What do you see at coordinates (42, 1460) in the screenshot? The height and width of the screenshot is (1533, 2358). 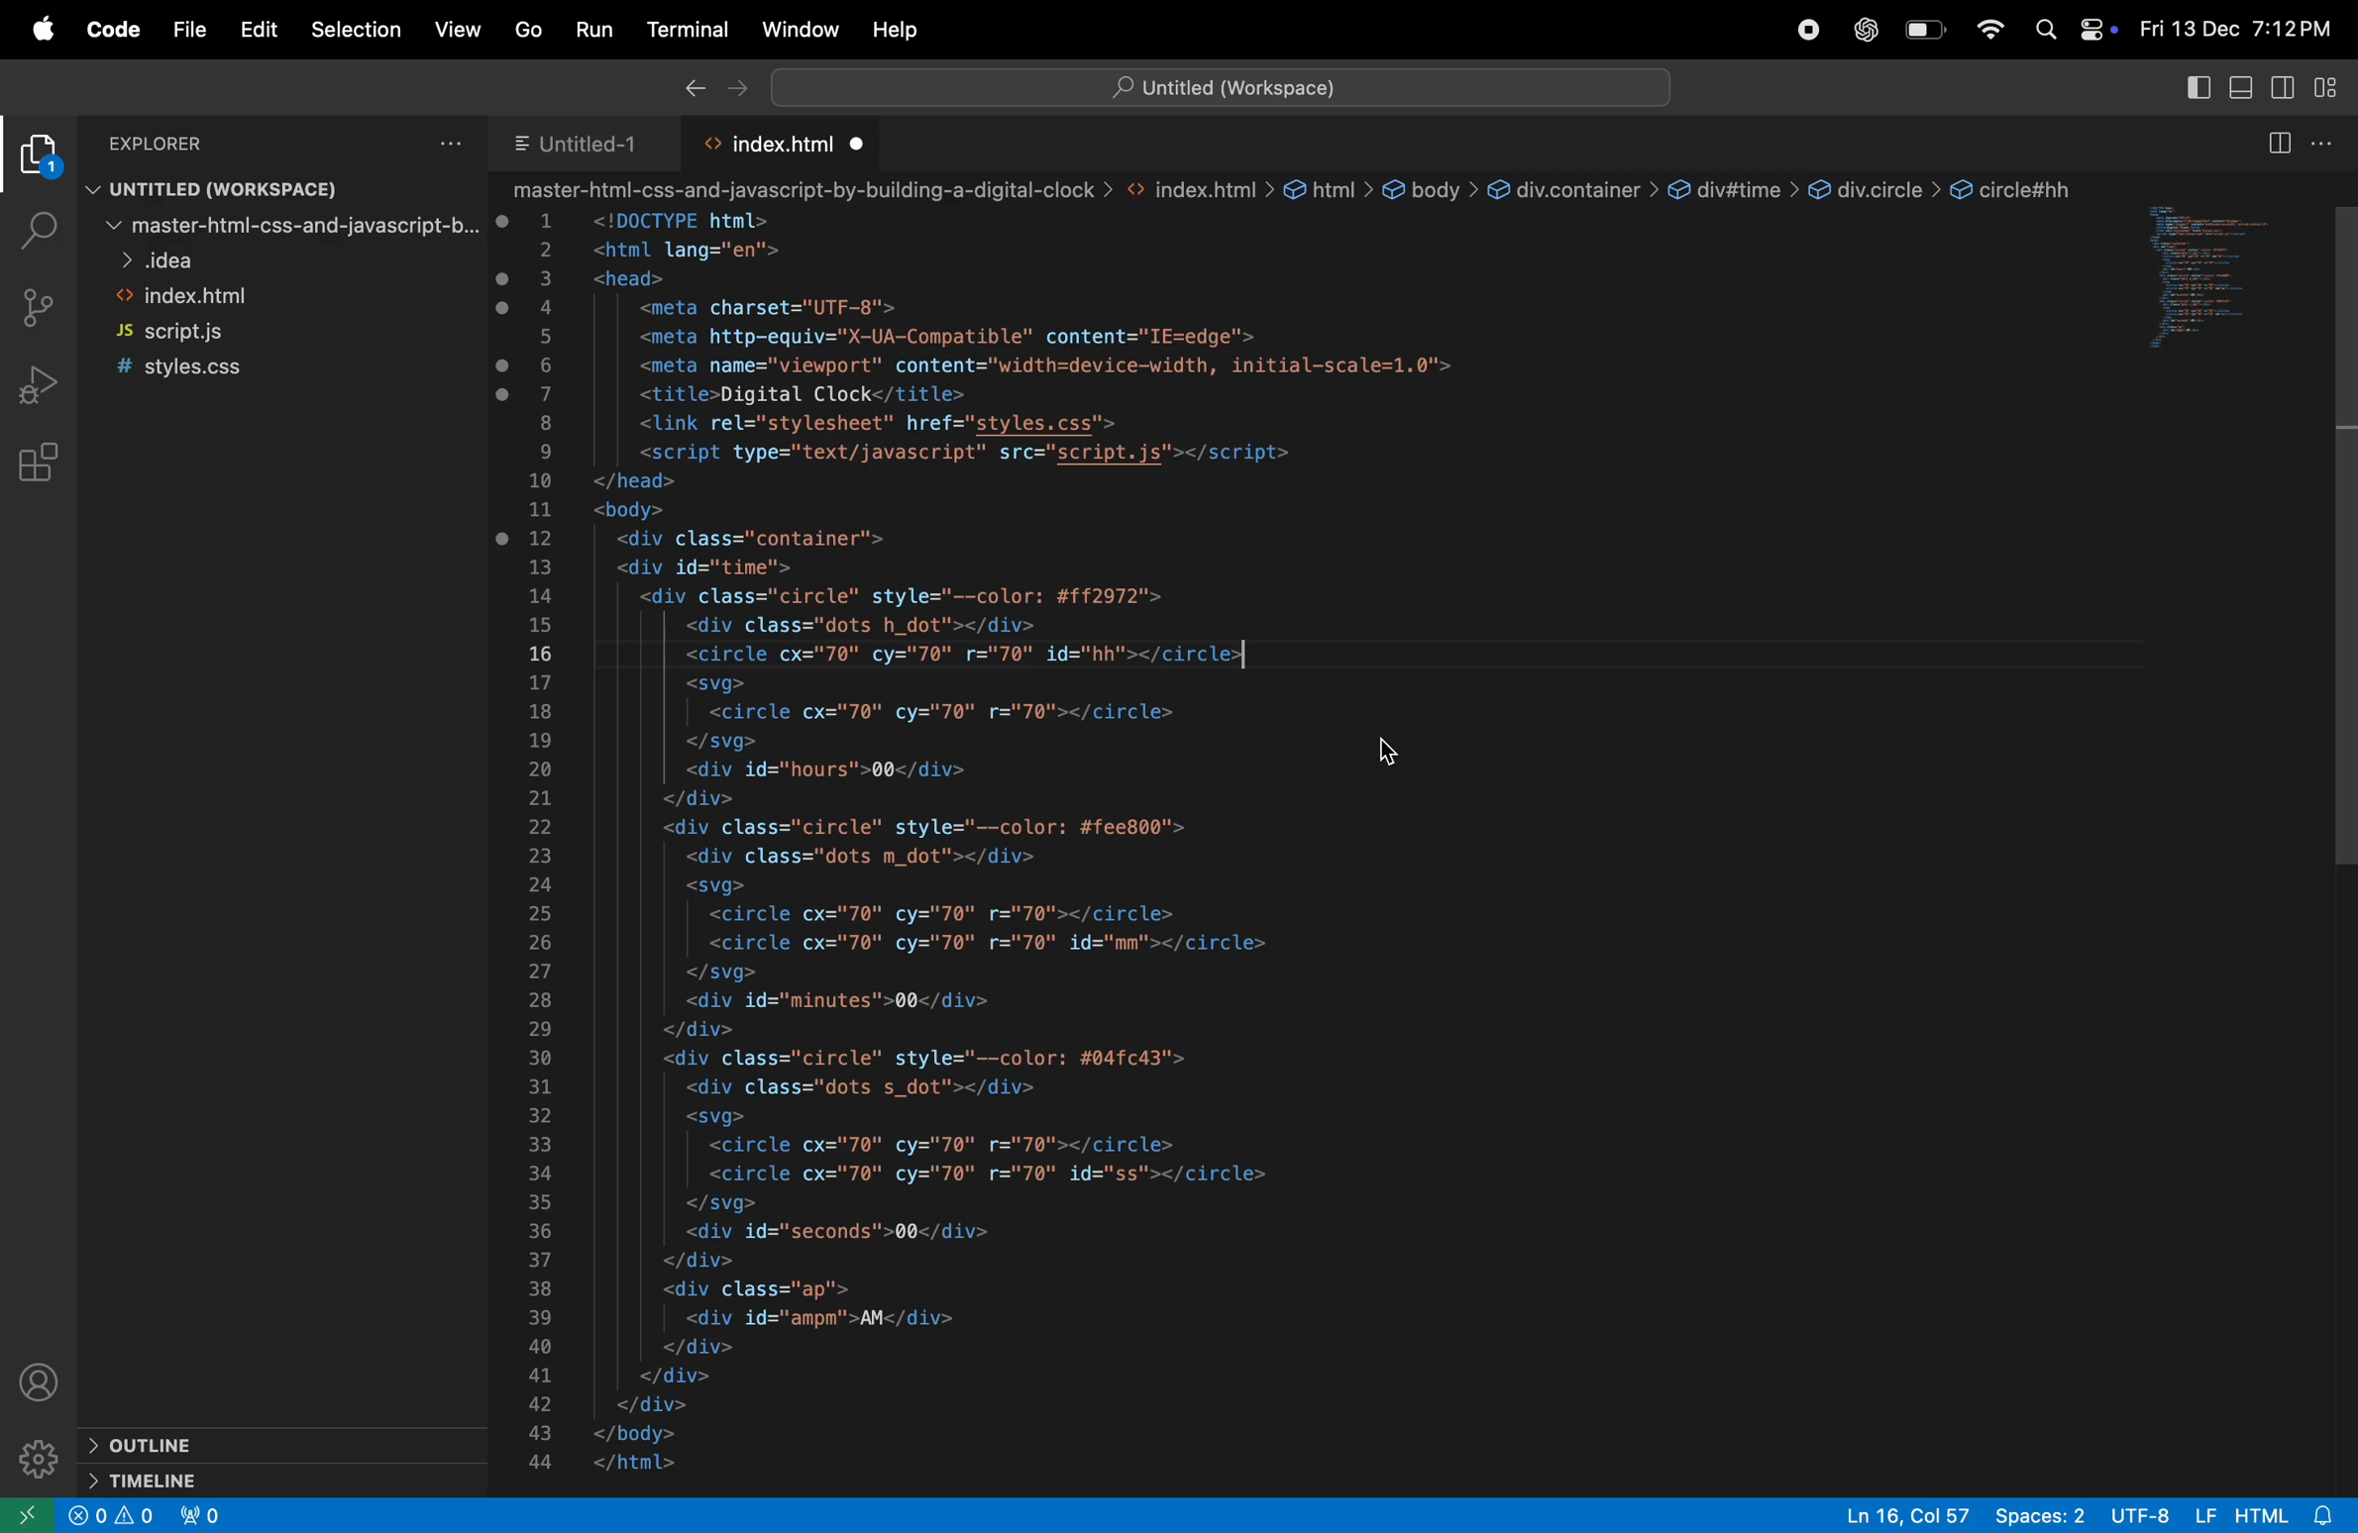 I see `settings` at bounding box center [42, 1460].